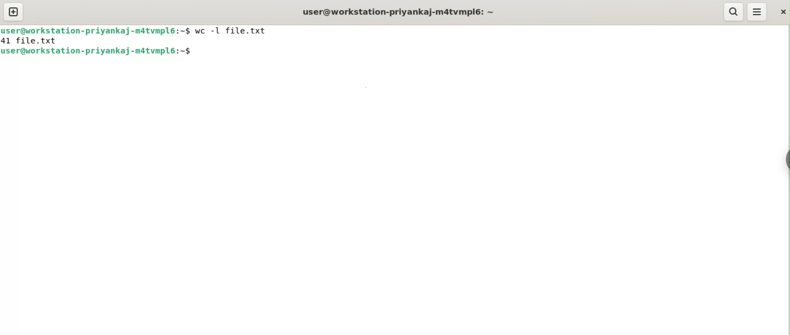 The height and width of the screenshot is (335, 790). Describe the element at coordinates (30, 41) in the screenshot. I see `41 file.txt` at that location.